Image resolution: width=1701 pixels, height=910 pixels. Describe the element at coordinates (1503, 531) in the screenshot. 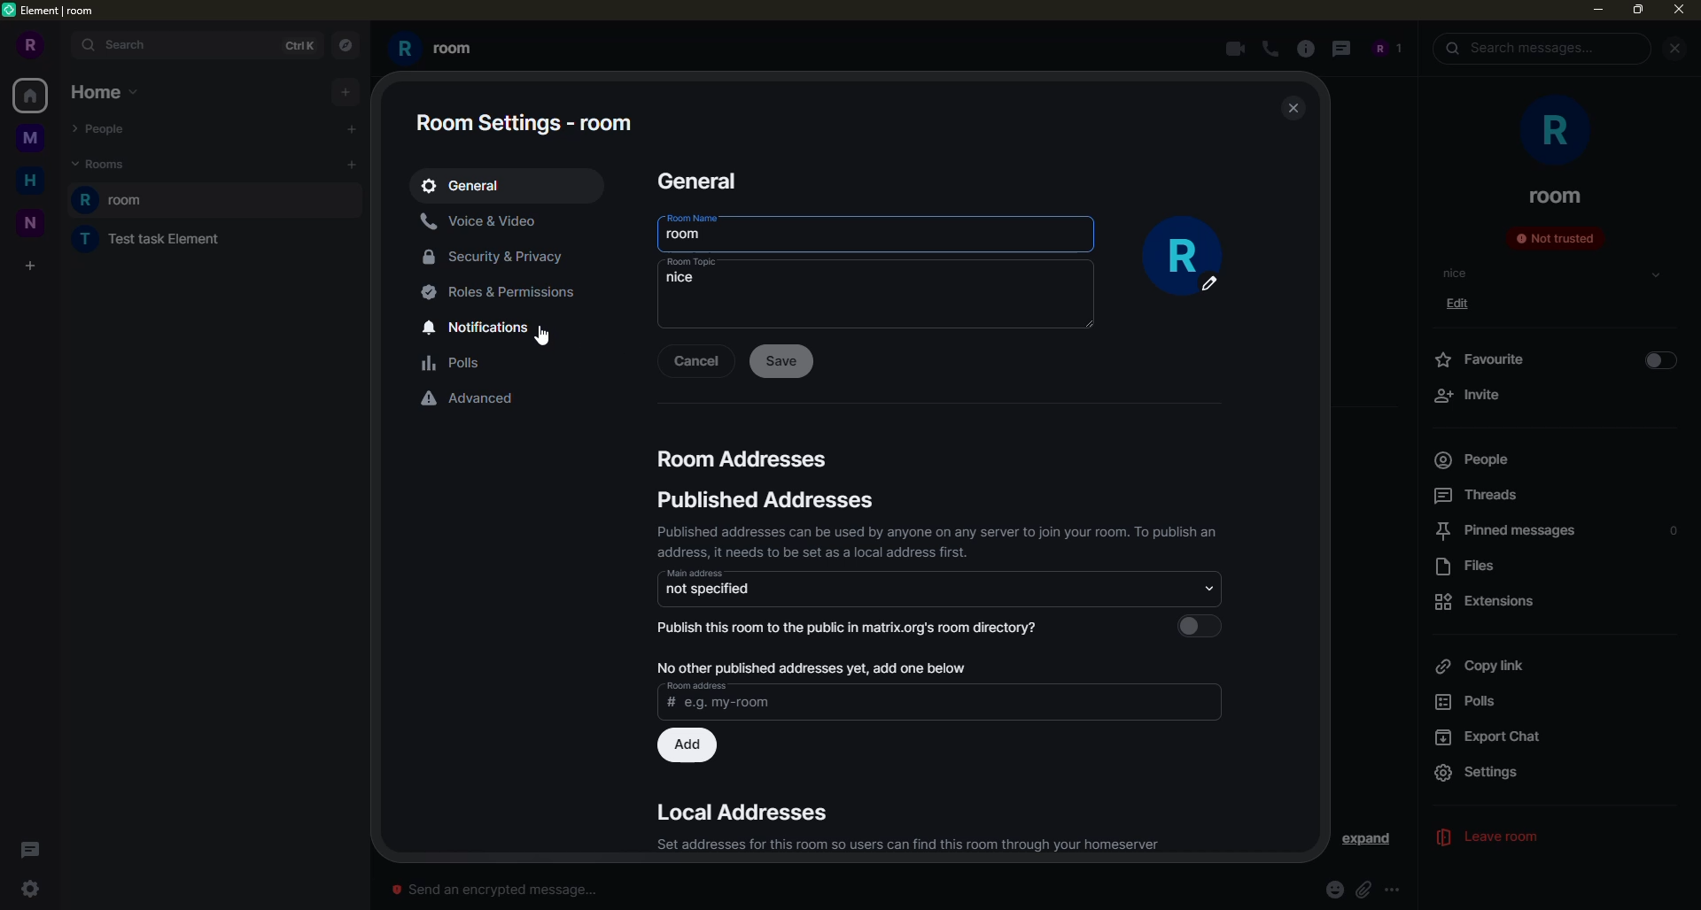

I see `pinned messages` at that location.